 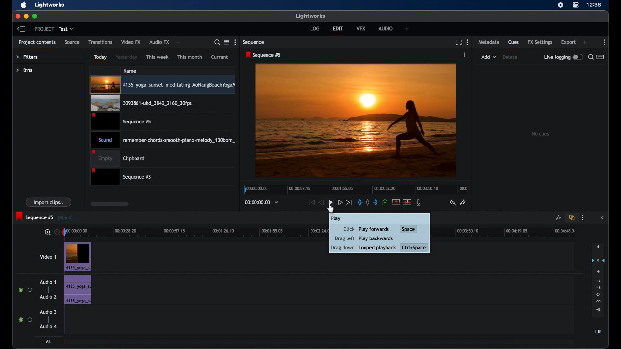 I want to click on project contents, so click(x=37, y=44).